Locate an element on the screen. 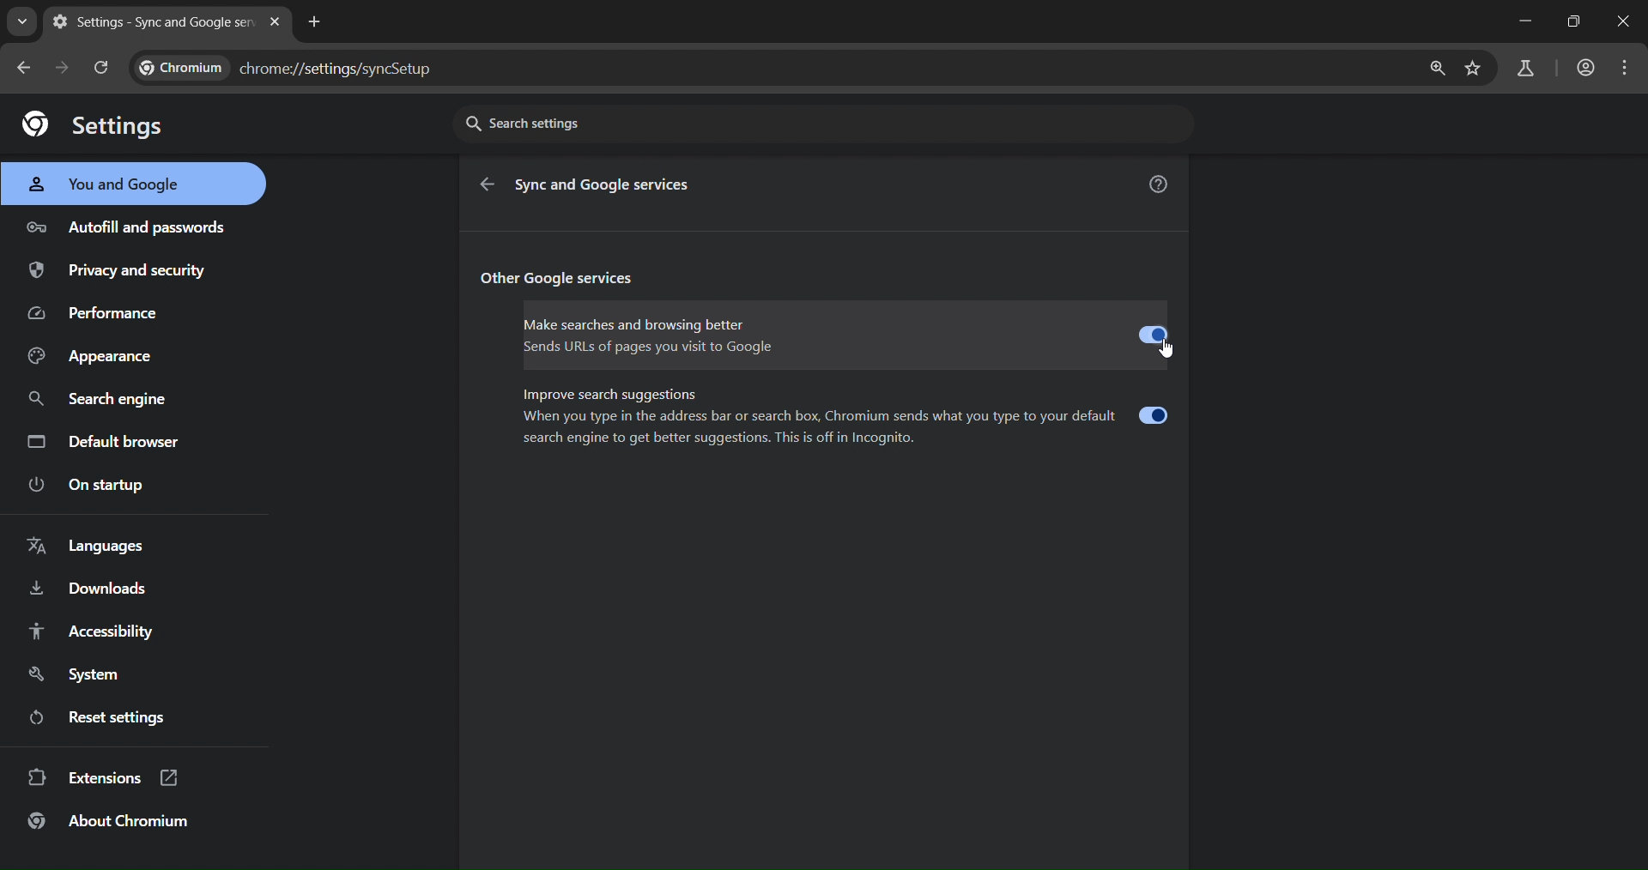 Image resolution: width=1648 pixels, height=870 pixels. reload page is located at coordinates (106, 69).